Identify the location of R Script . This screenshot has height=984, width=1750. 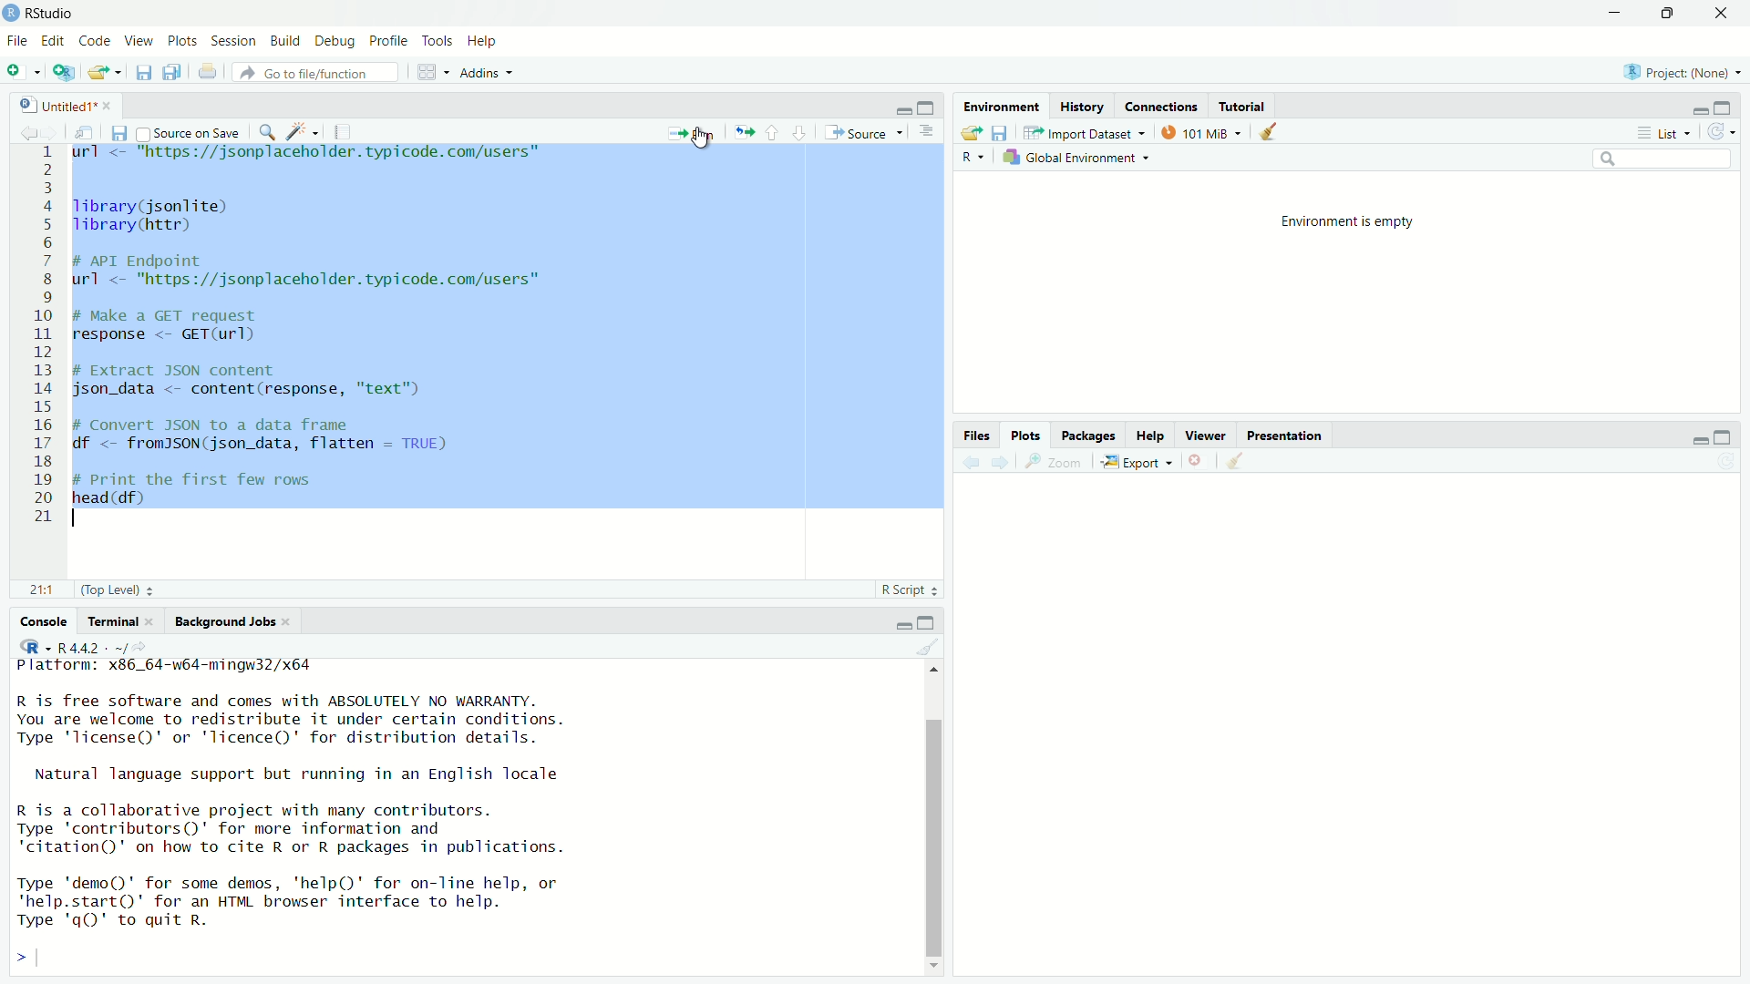
(910, 590).